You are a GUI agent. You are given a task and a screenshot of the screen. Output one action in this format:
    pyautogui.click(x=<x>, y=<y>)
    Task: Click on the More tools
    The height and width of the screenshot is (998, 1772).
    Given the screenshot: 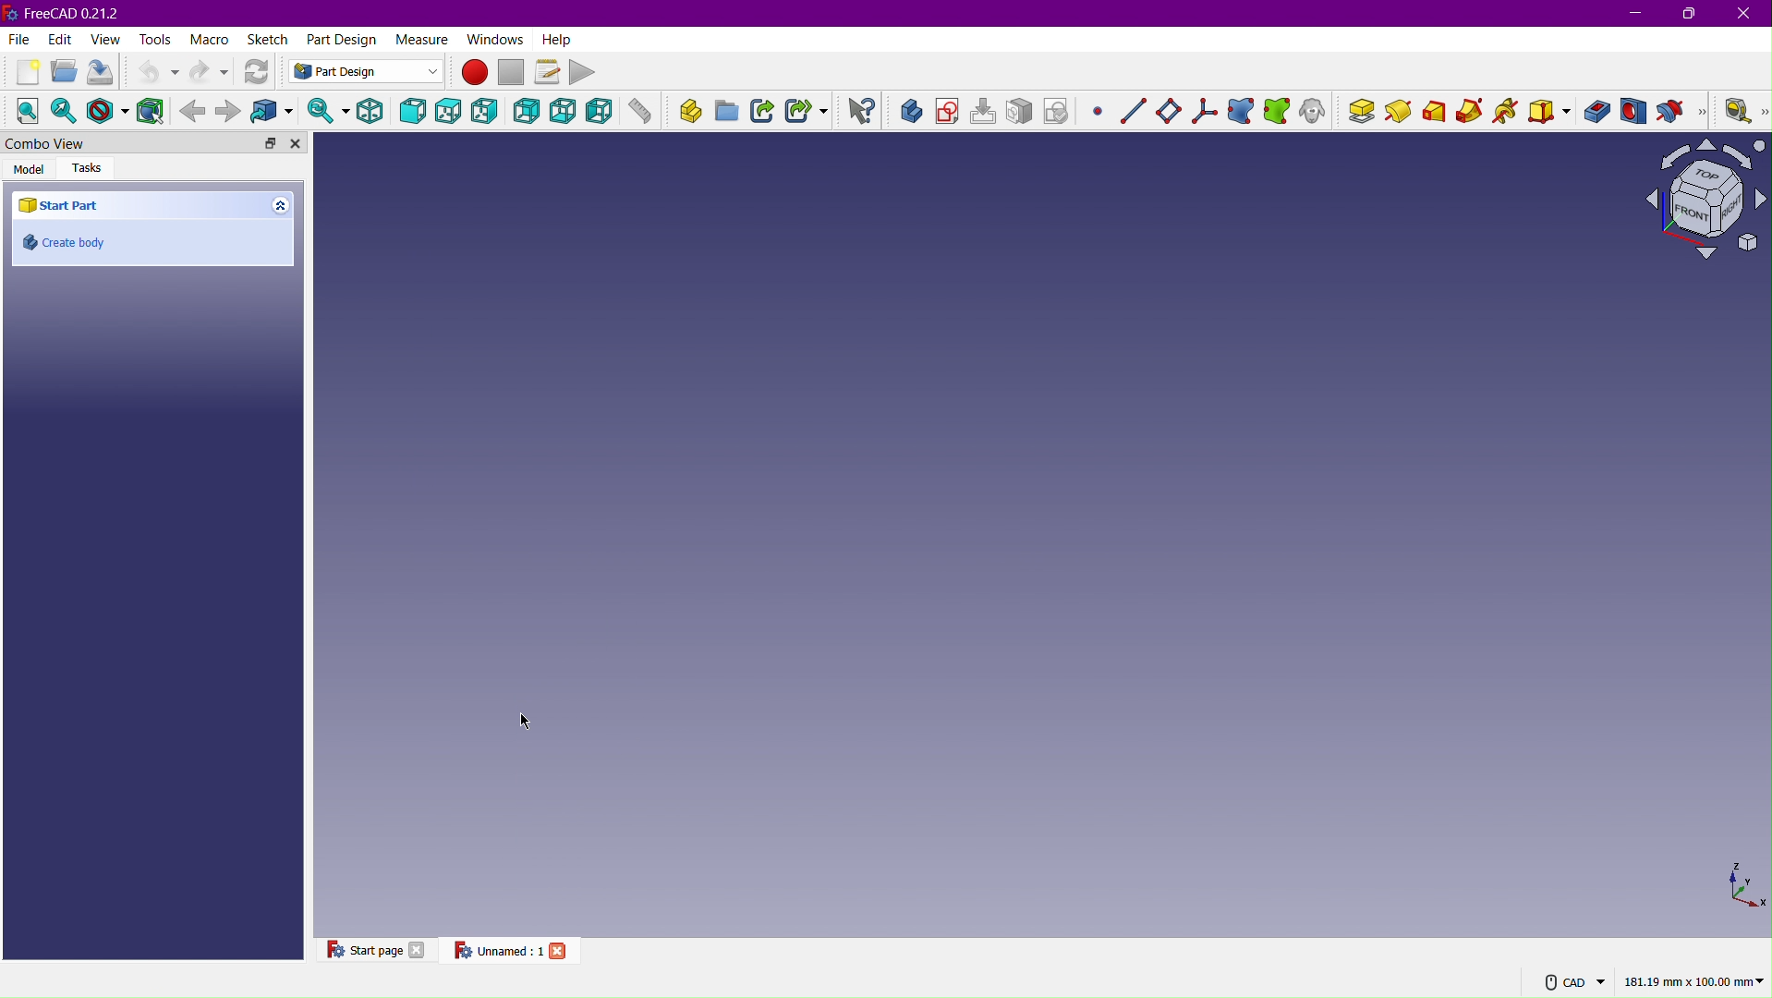 What is the action you would take?
    pyautogui.click(x=1704, y=117)
    